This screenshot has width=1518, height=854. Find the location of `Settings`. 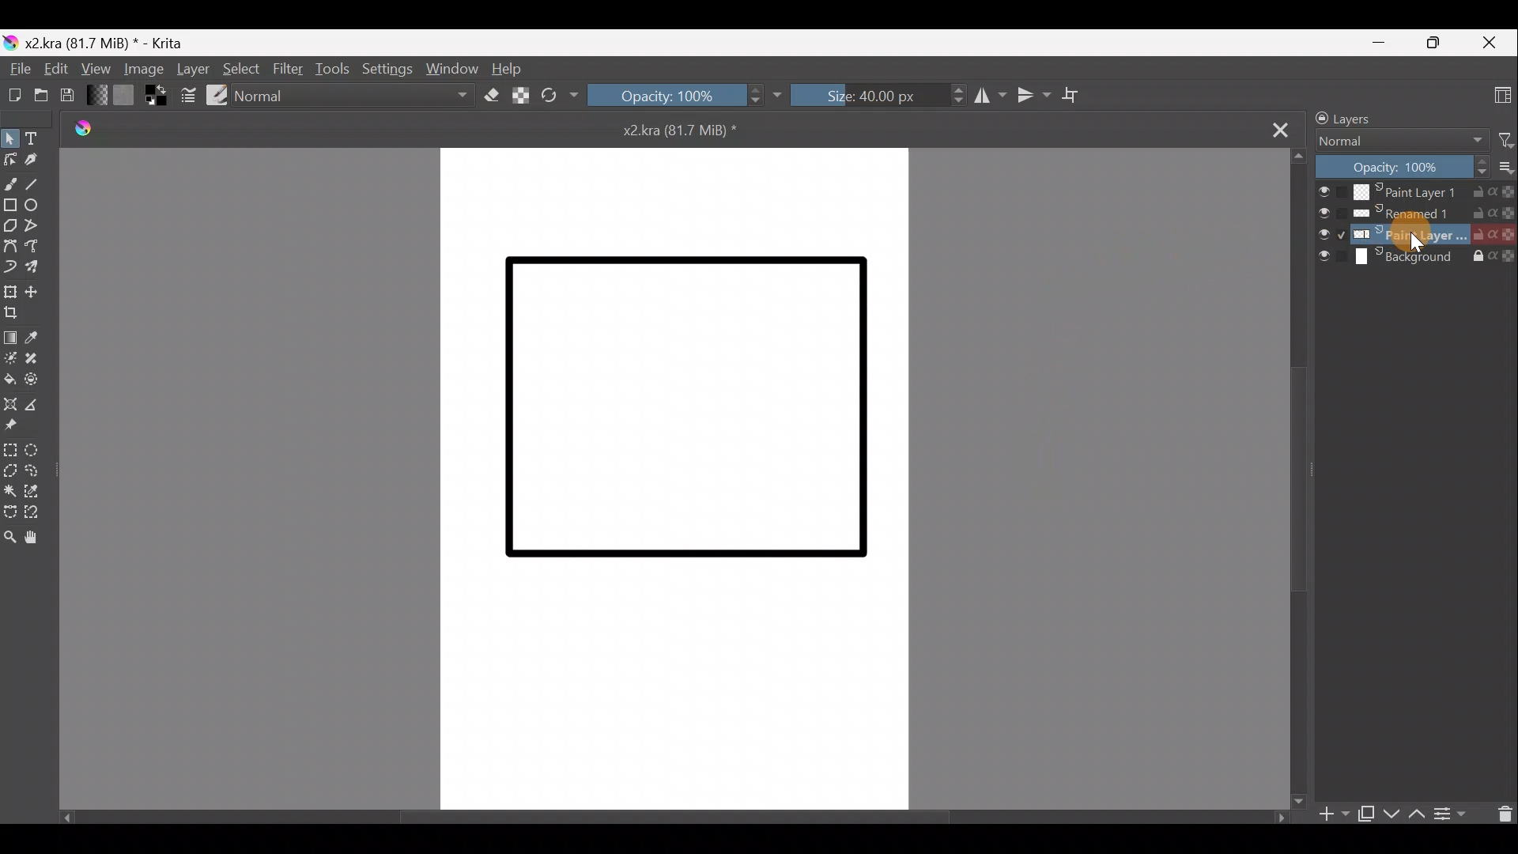

Settings is located at coordinates (385, 71).